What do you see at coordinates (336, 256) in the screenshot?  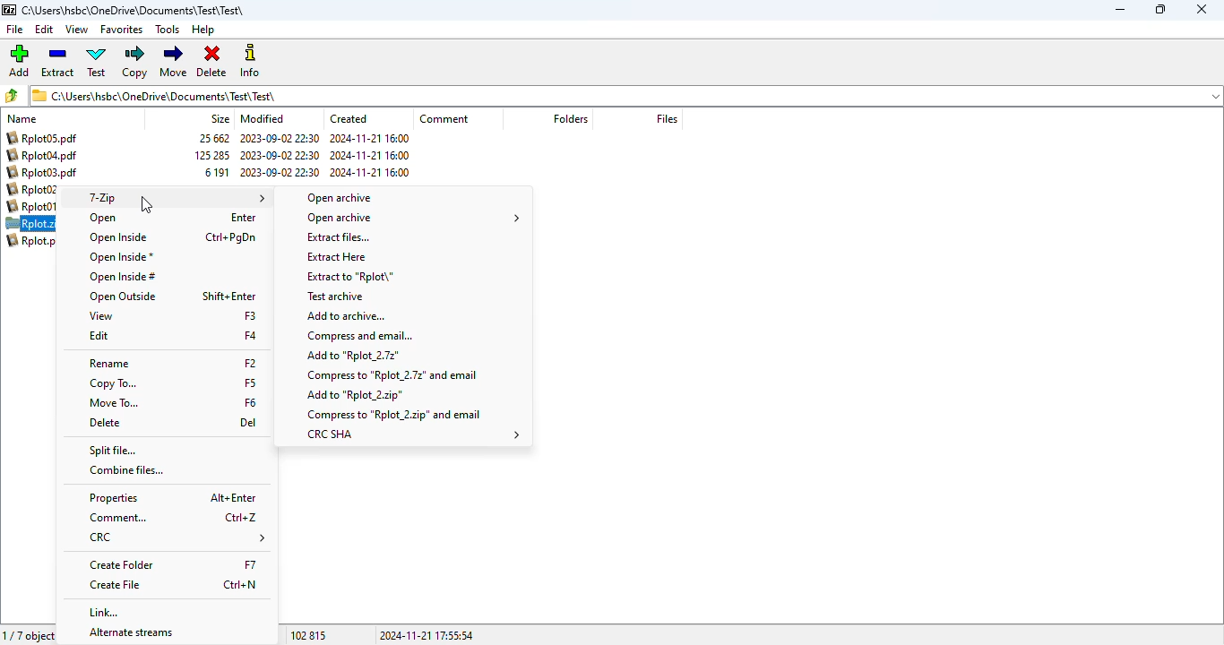 I see `extract here` at bounding box center [336, 256].